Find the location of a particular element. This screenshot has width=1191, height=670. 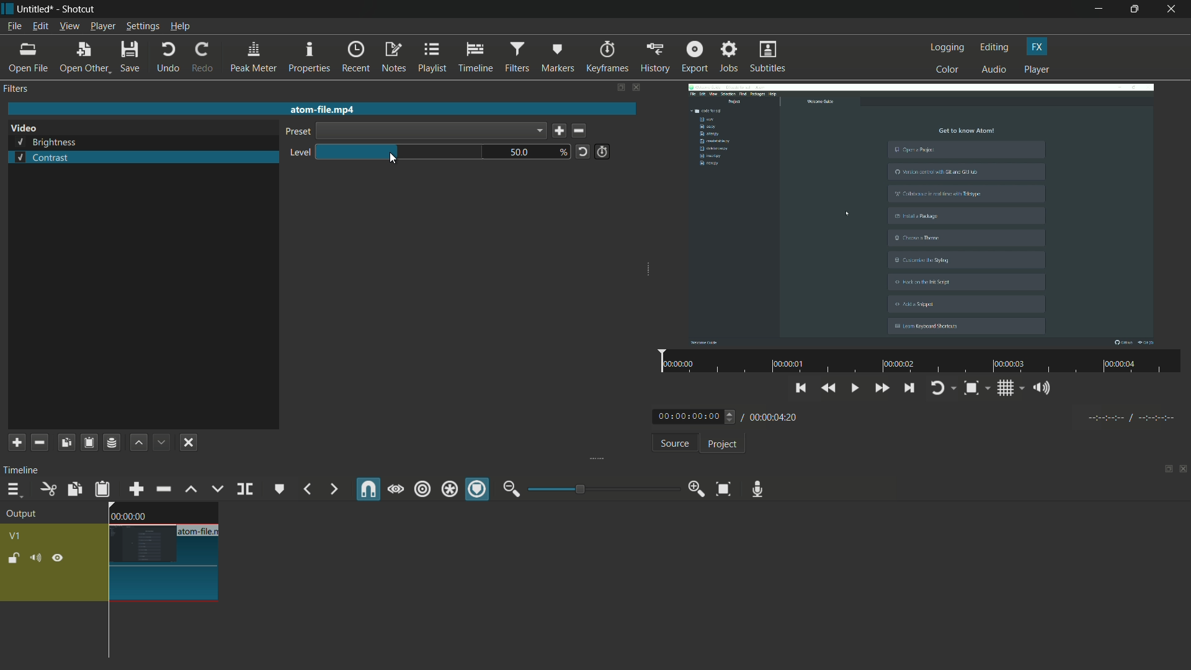

ripple delete is located at coordinates (163, 489).